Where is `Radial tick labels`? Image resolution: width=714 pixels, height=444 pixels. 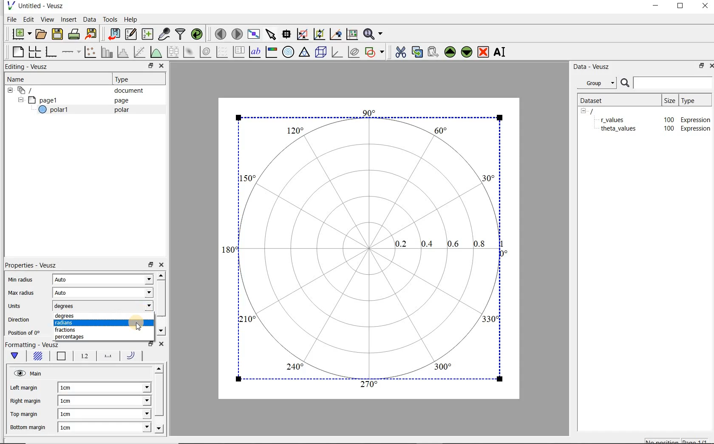
Radial tick labels is located at coordinates (85, 357).